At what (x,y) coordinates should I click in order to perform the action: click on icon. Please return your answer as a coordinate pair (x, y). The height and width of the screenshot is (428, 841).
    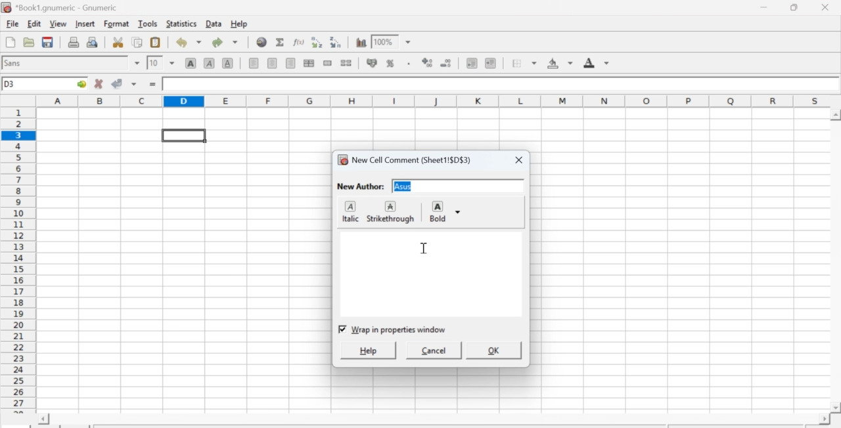
    Looking at the image, I should click on (343, 160).